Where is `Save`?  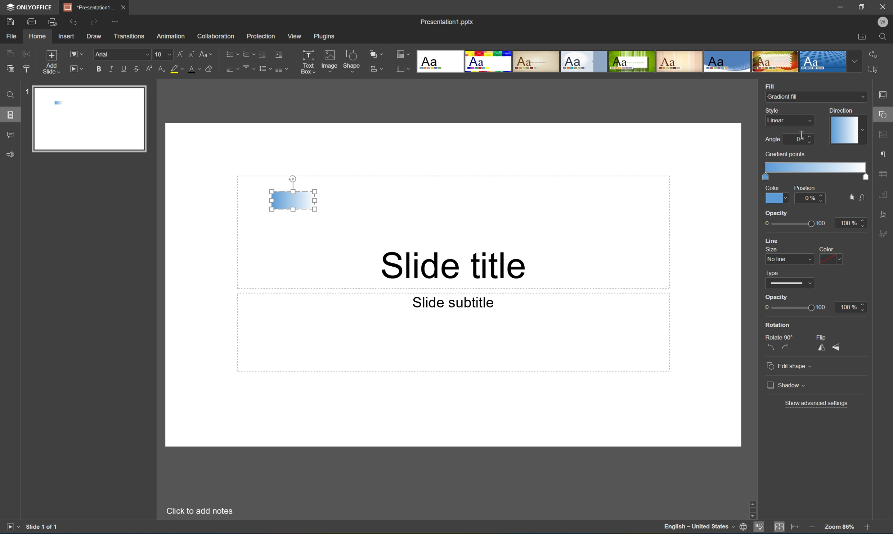
Save is located at coordinates (9, 21).